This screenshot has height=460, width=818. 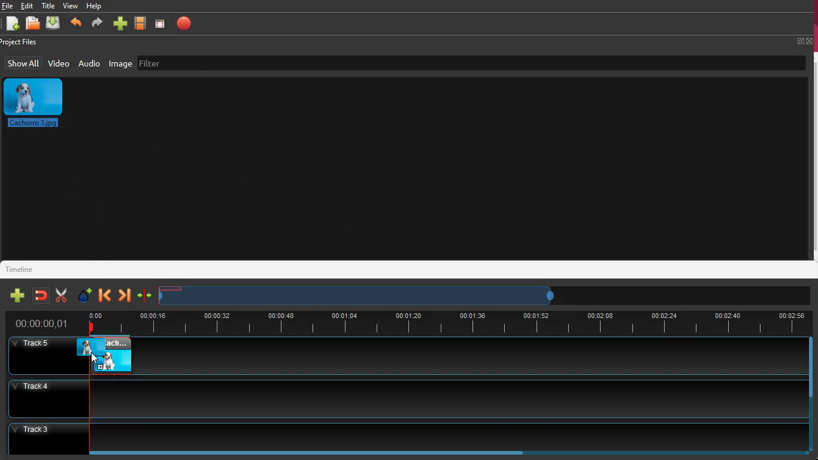 I want to click on back, so click(x=77, y=23).